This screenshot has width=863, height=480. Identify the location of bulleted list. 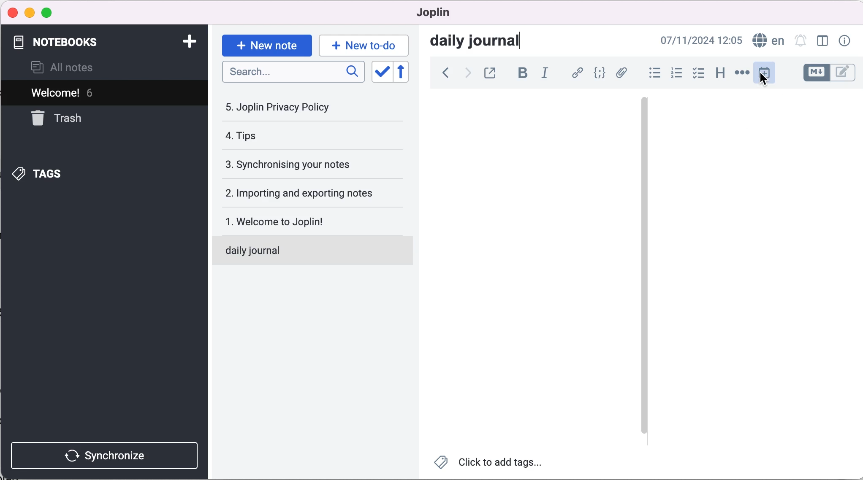
(651, 72).